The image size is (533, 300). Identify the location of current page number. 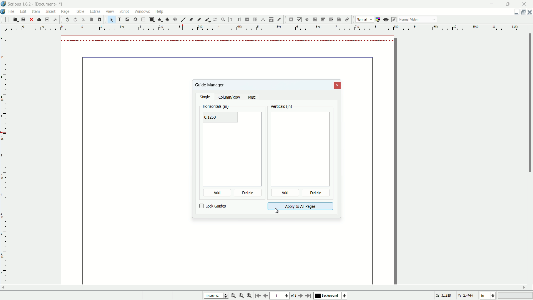
(279, 296).